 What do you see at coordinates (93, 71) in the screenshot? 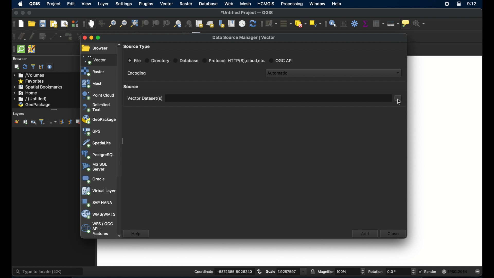
I see `raster` at bounding box center [93, 71].